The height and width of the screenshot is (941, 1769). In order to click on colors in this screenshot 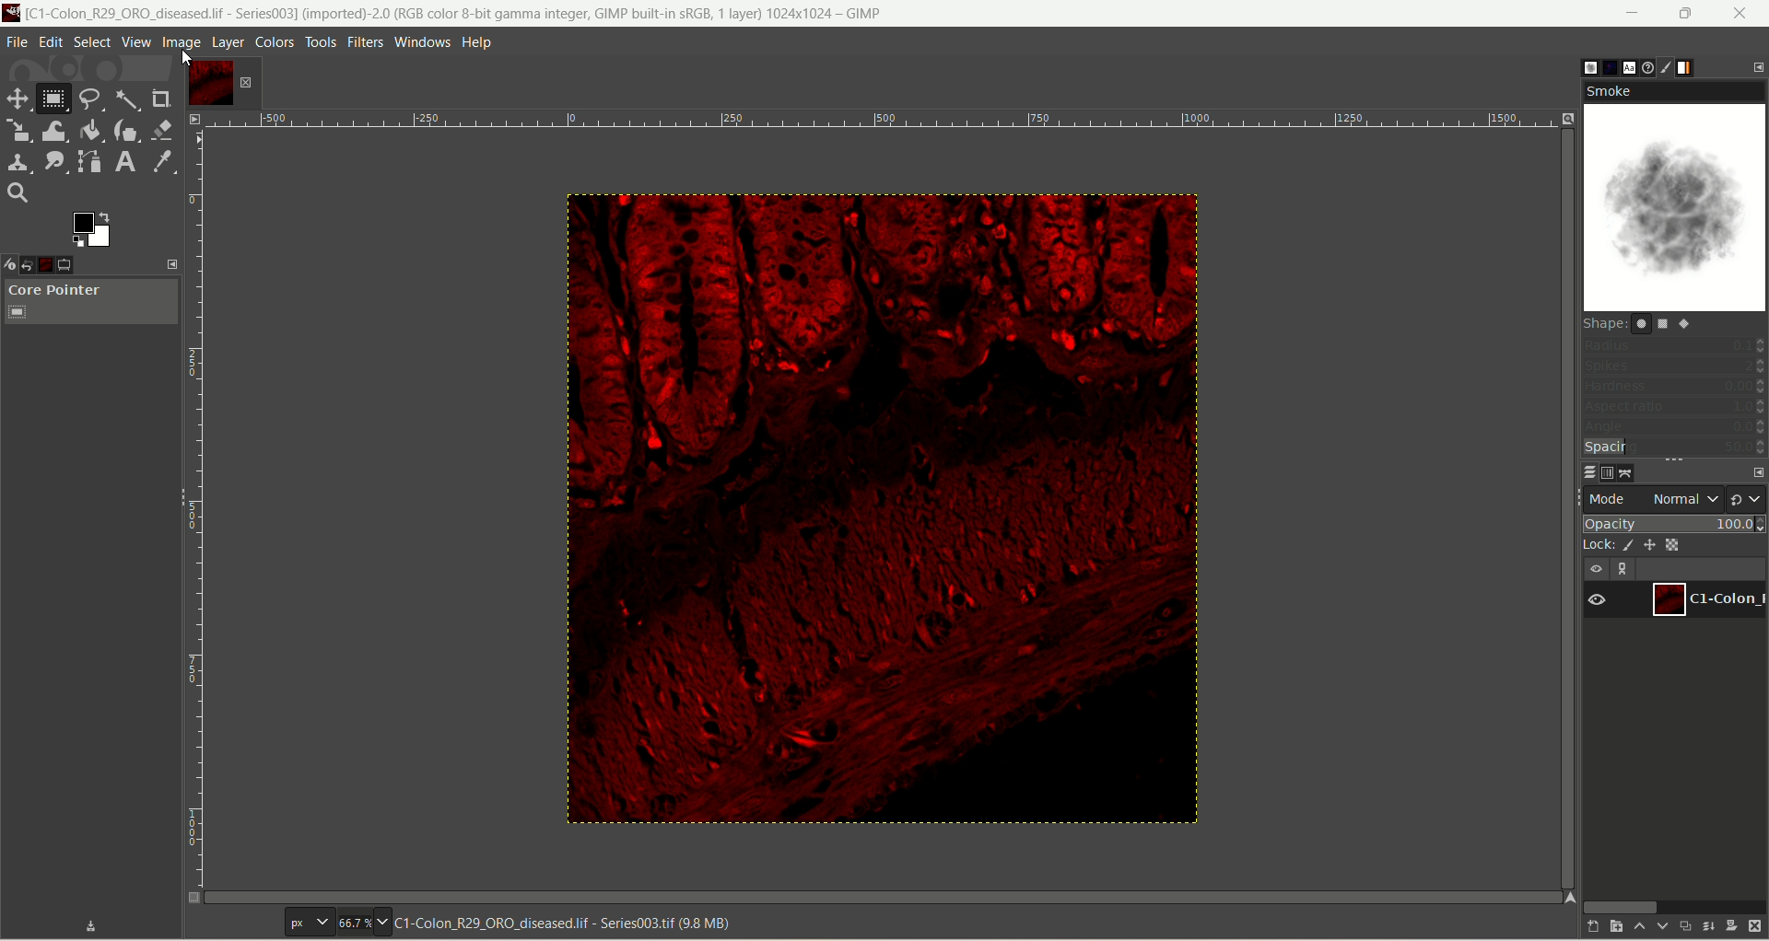, I will do `click(275, 42)`.